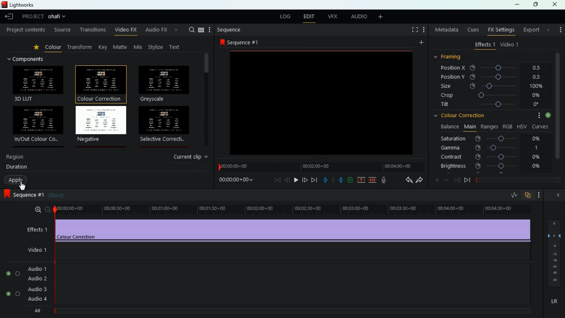 The height and width of the screenshot is (318, 565). What do you see at coordinates (38, 278) in the screenshot?
I see `audio 2` at bounding box center [38, 278].